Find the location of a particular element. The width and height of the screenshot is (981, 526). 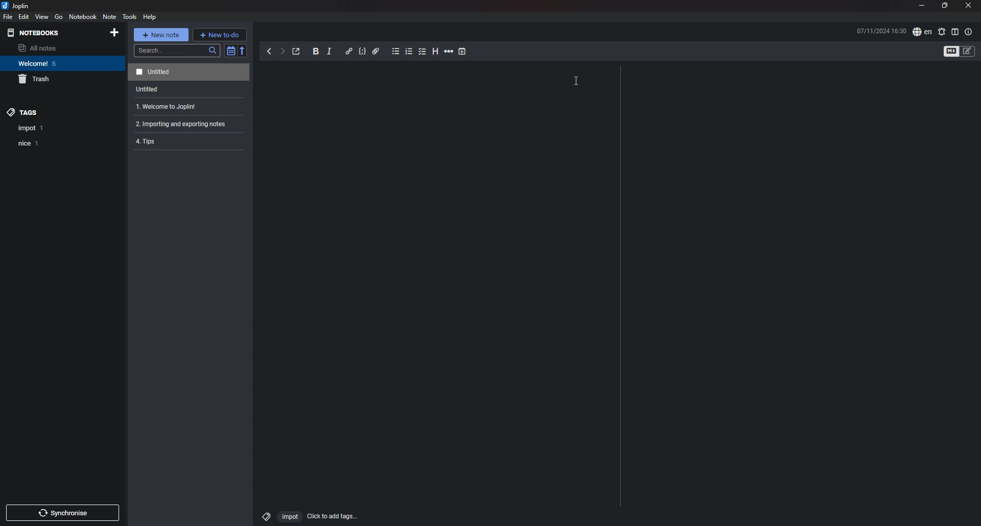

toggle sort order is located at coordinates (230, 51).